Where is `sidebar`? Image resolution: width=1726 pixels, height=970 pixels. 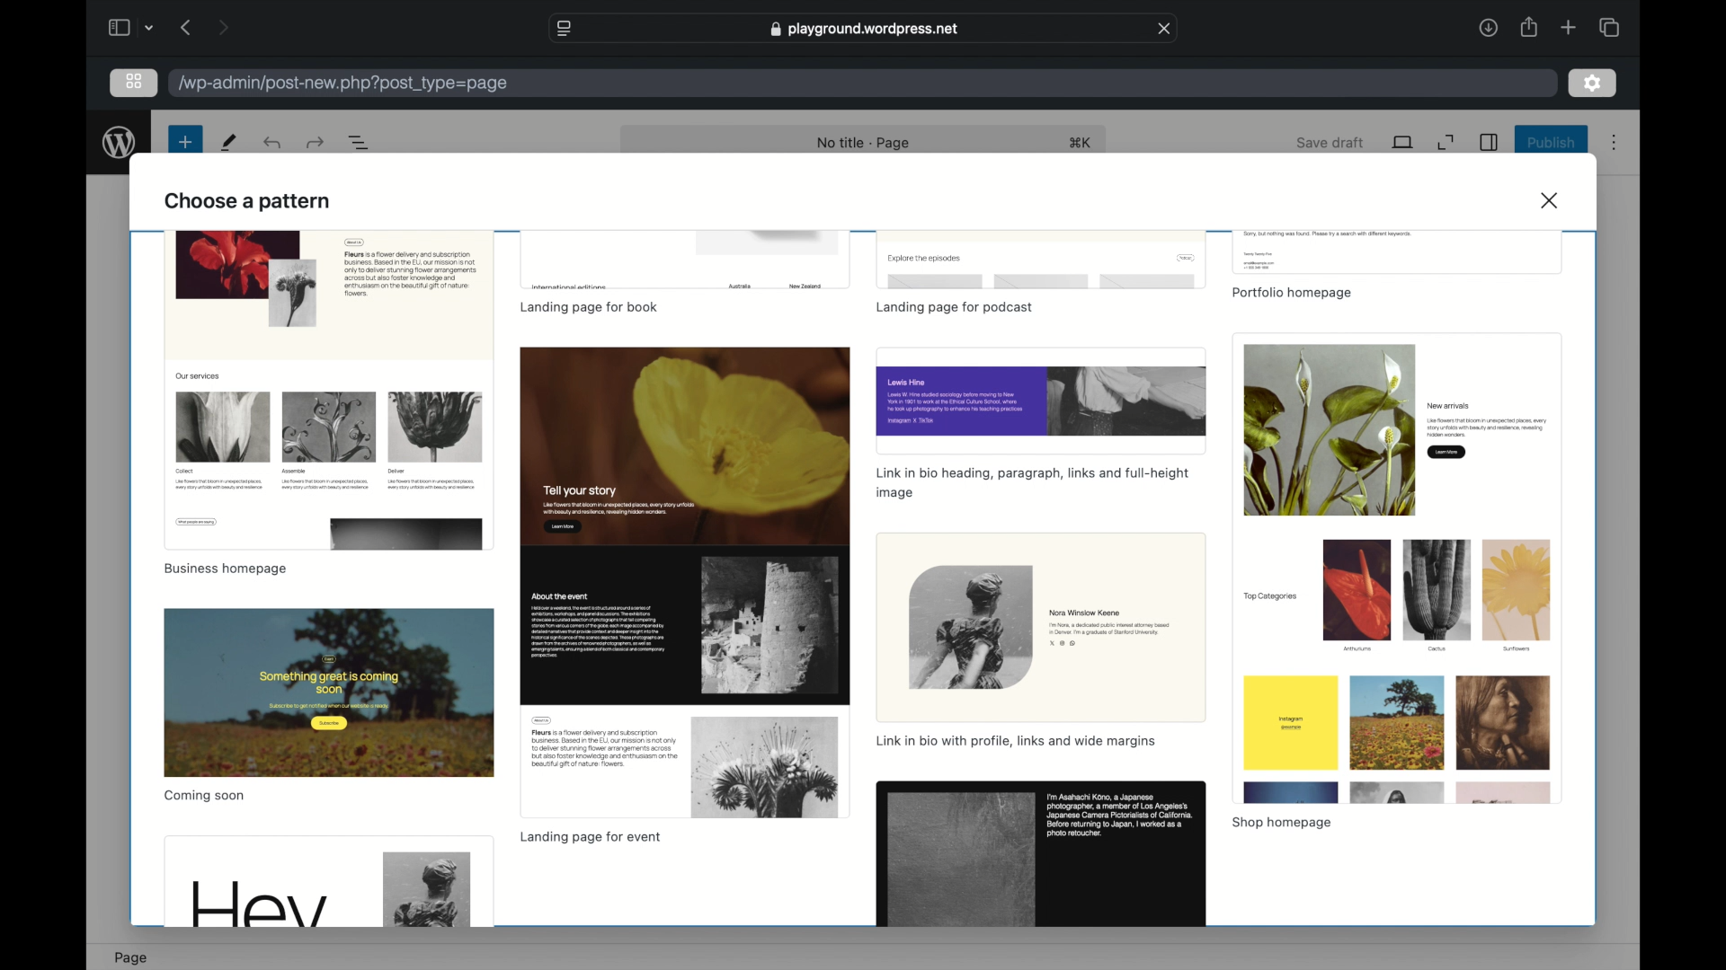 sidebar is located at coordinates (1490, 142).